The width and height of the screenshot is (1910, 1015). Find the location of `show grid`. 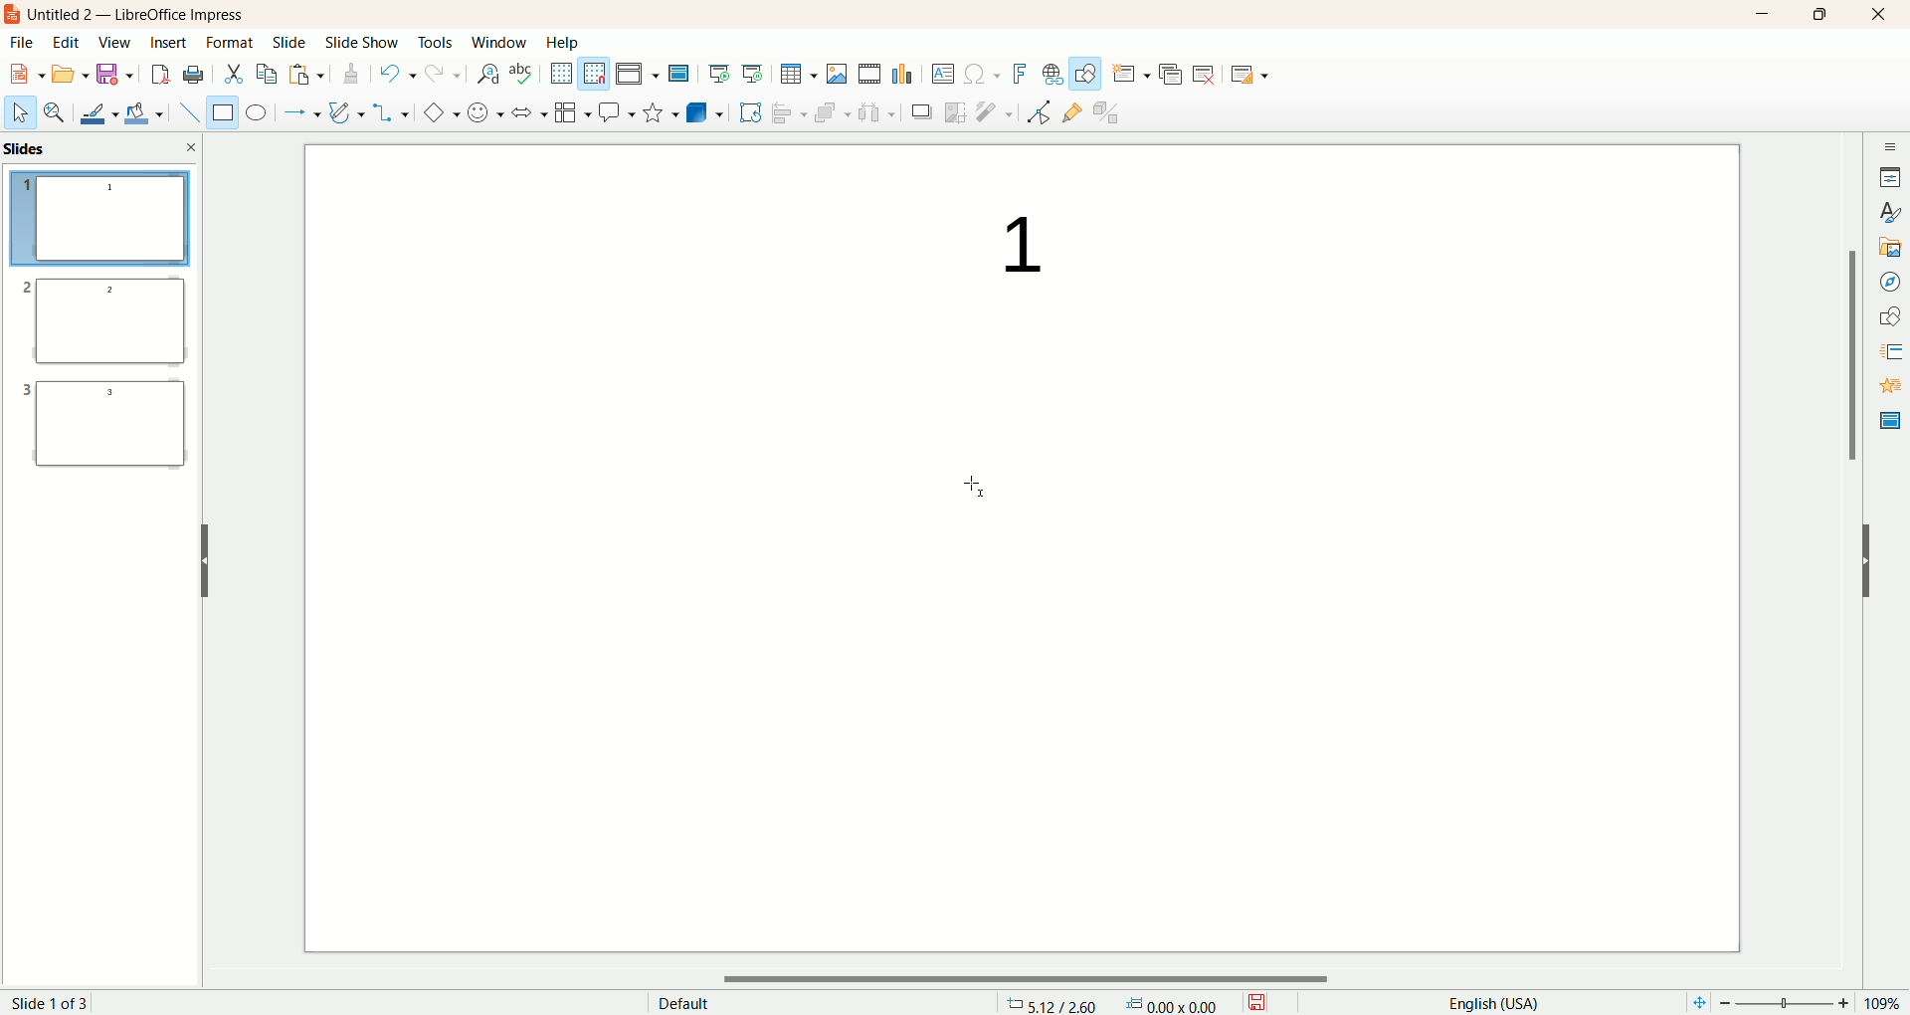

show grid is located at coordinates (559, 73).